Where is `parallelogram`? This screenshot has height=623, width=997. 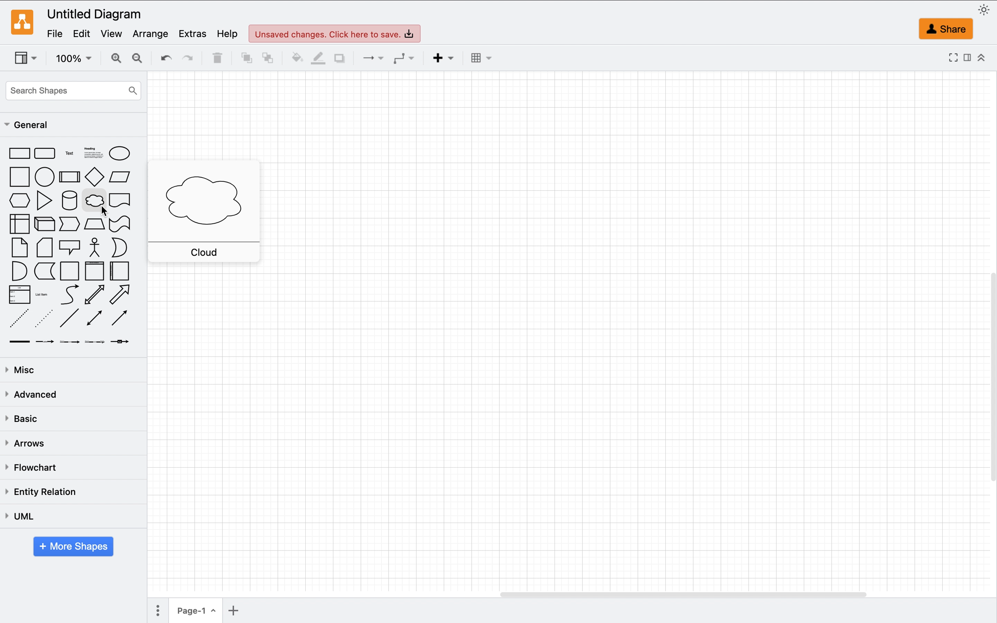
parallelogram is located at coordinates (122, 176).